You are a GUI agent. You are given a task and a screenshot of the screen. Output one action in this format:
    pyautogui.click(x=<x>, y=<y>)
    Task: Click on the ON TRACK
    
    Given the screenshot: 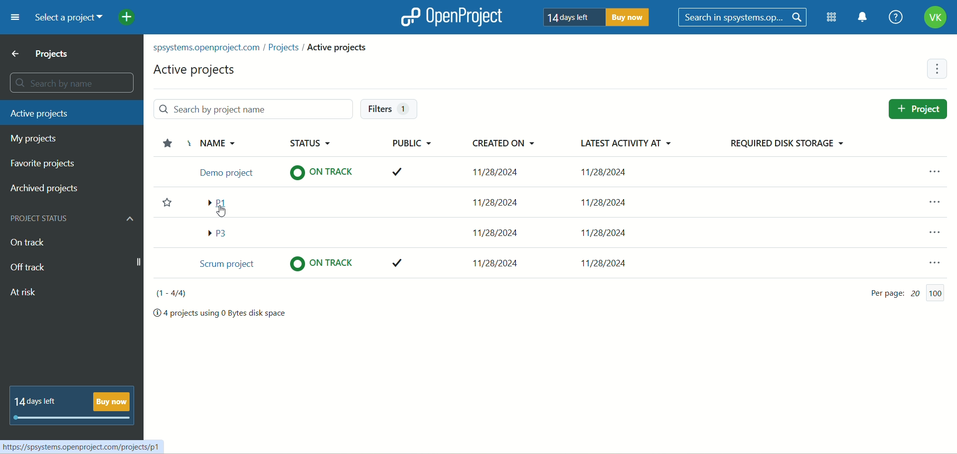 What is the action you would take?
    pyautogui.click(x=323, y=263)
    